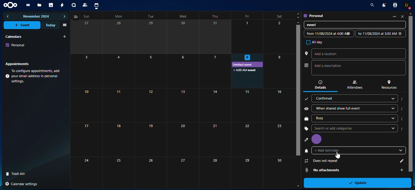 This screenshot has height=190, width=415. I want to click on 23, so click(279, 139).